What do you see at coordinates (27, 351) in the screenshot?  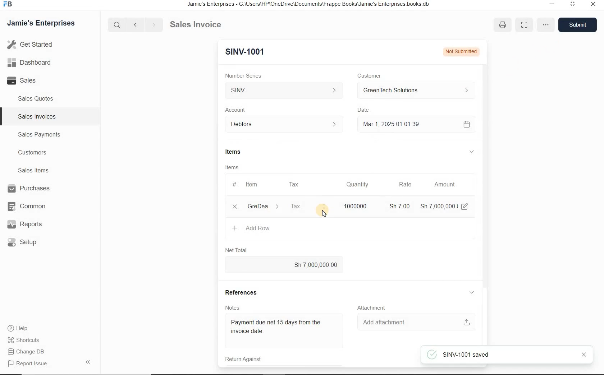 I see `Change DB` at bounding box center [27, 351].